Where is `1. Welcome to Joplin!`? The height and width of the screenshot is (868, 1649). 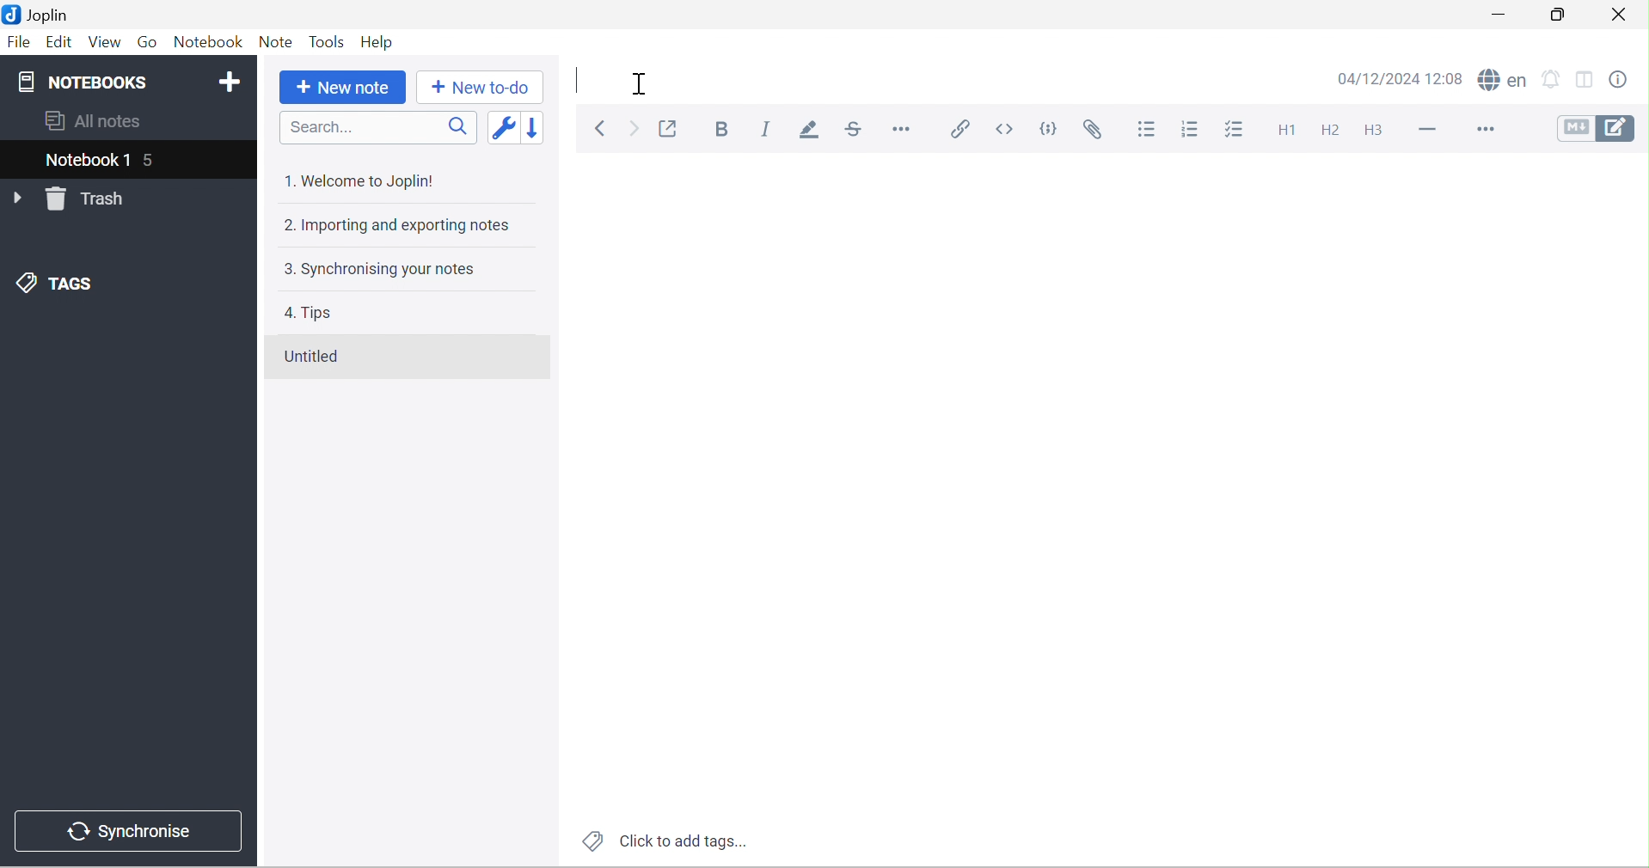
1. Welcome to Joplin! is located at coordinates (364, 181).